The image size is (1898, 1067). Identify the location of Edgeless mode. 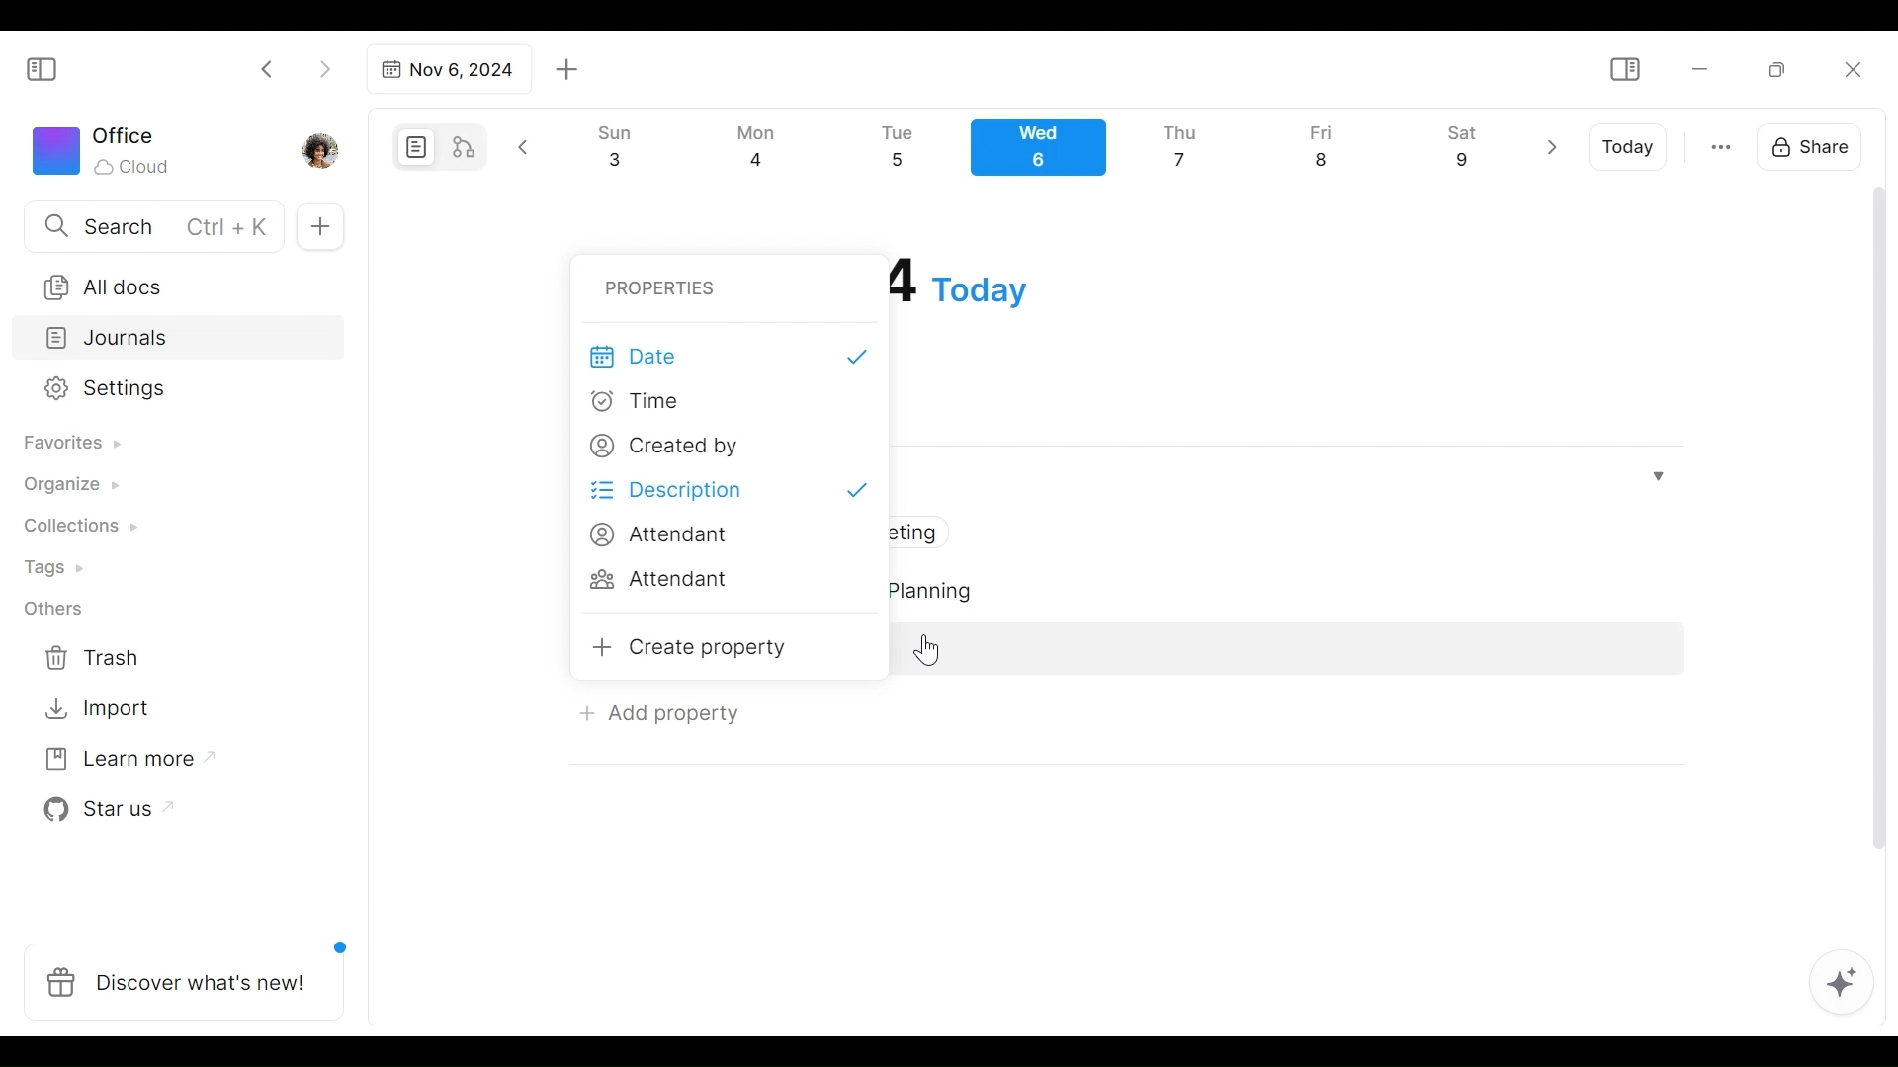
(466, 146).